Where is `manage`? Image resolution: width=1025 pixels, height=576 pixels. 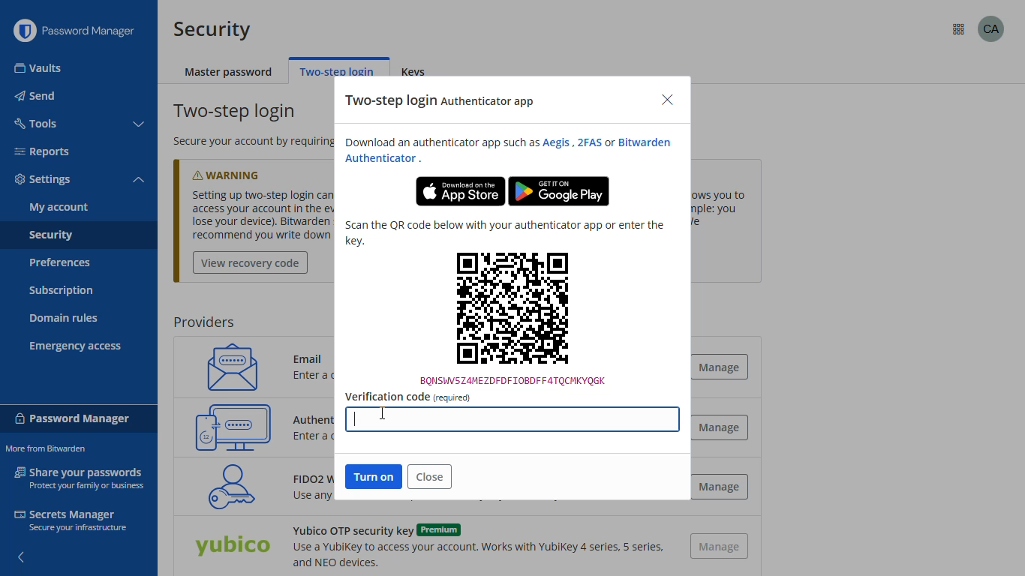
manage is located at coordinates (724, 367).